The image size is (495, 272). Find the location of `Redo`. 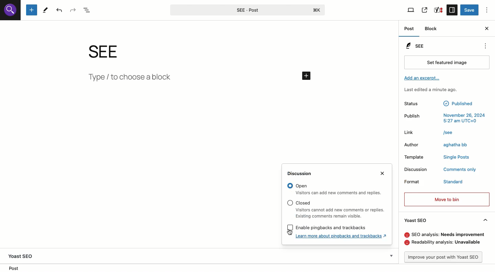

Redo is located at coordinates (73, 10).